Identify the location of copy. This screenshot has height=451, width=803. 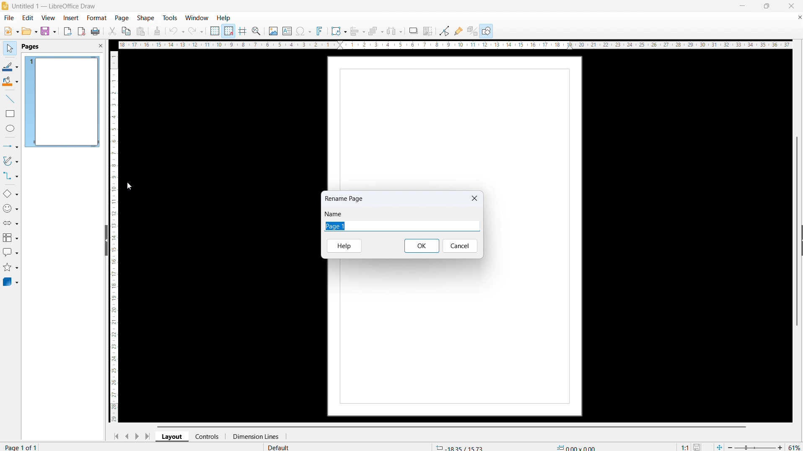
(126, 31).